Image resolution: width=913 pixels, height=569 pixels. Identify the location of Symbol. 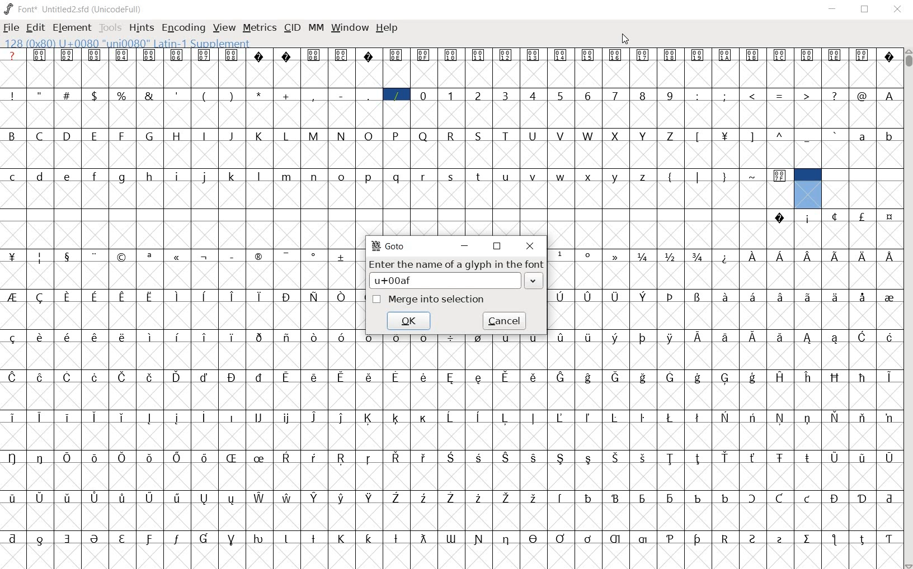
(424, 498).